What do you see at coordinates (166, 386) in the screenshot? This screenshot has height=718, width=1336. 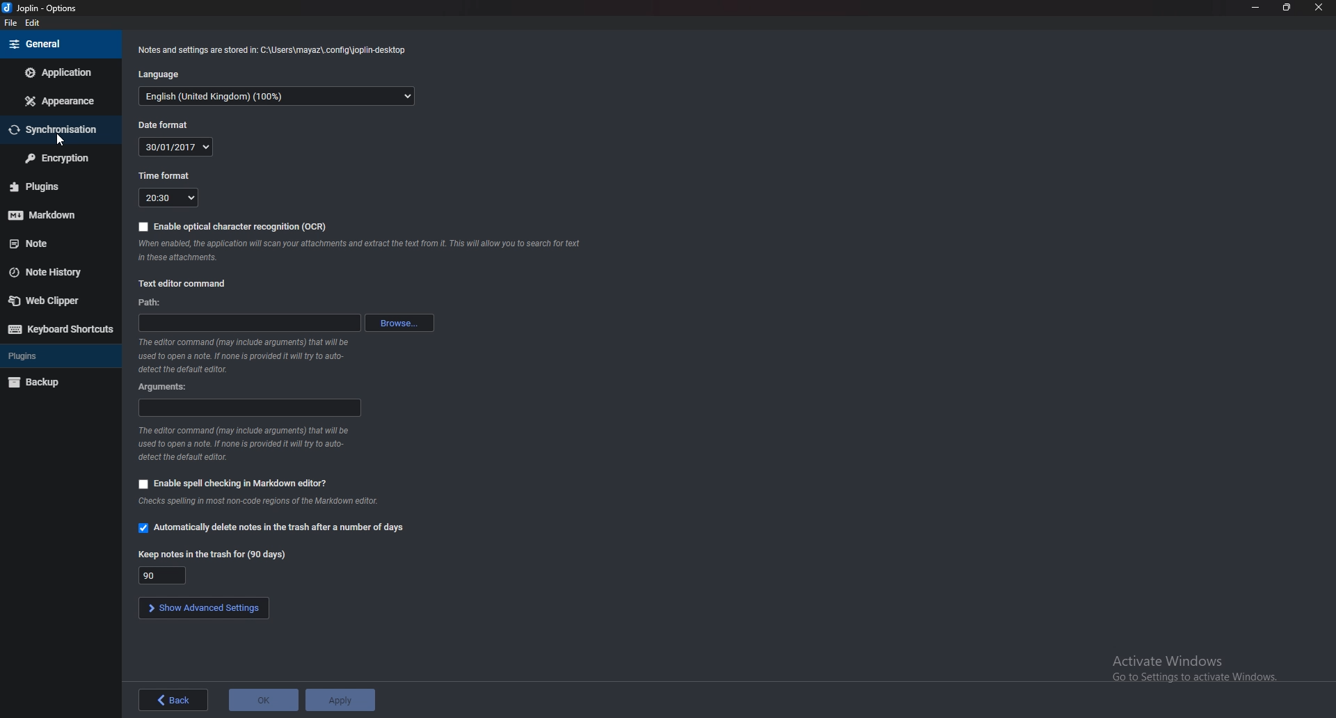 I see `arguments` at bounding box center [166, 386].